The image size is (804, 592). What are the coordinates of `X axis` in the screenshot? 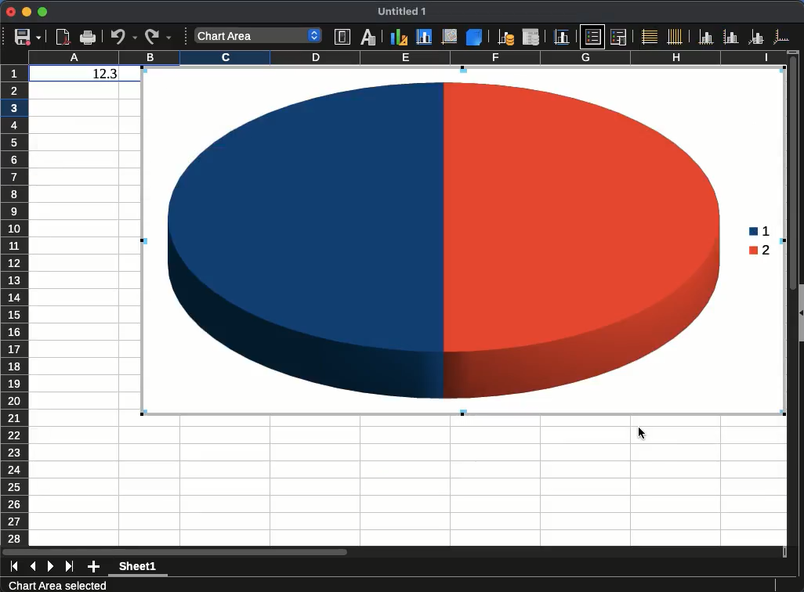 It's located at (706, 37).